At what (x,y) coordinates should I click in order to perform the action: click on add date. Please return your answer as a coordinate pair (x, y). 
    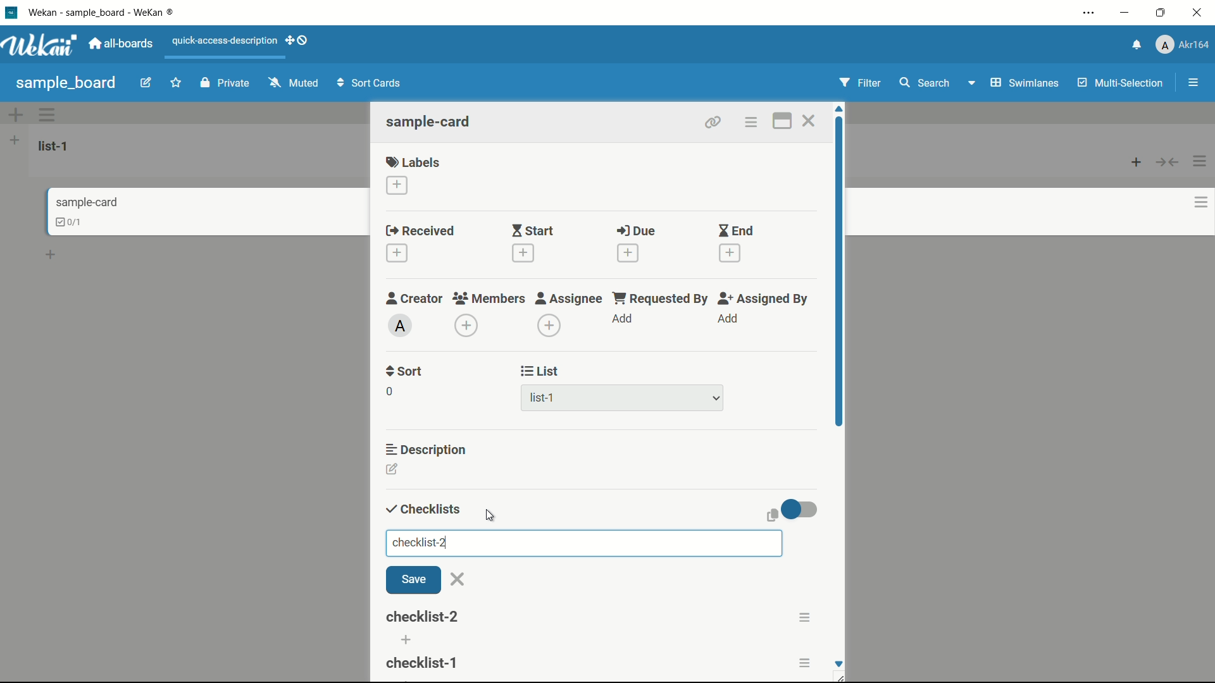
    Looking at the image, I should click on (627, 253).